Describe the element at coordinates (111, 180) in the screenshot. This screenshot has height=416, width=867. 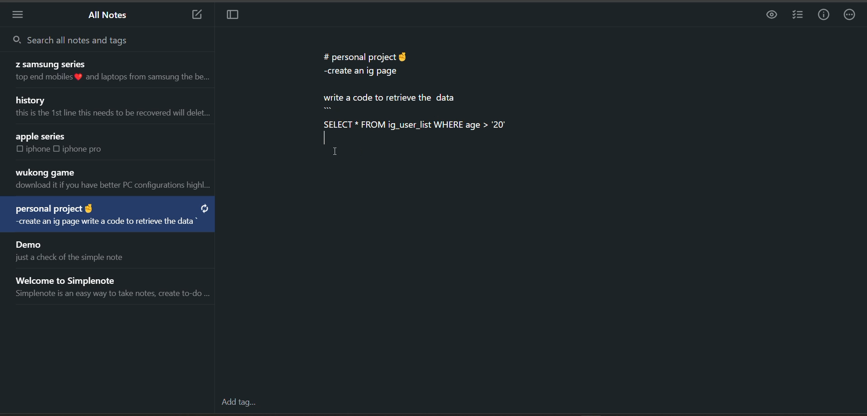
I see `note title  and preview` at that location.